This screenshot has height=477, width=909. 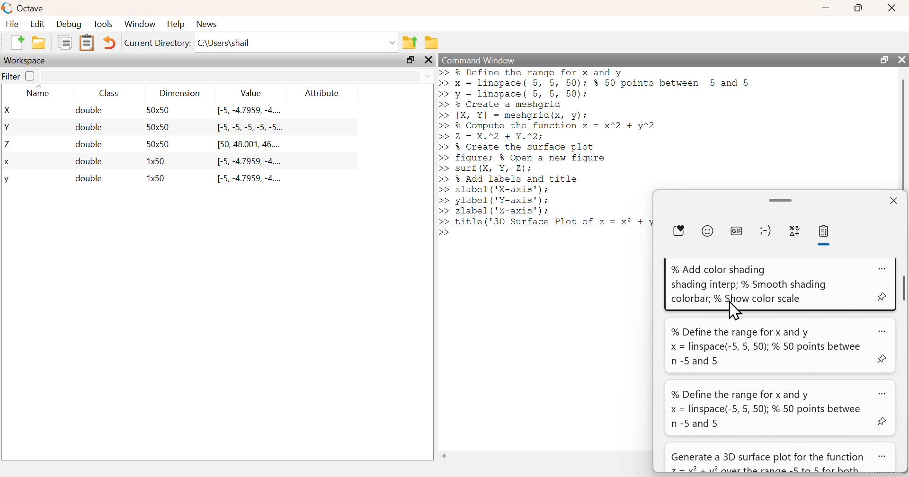 What do you see at coordinates (90, 144) in the screenshot?
I see `double` at bounding box center [90, 144].